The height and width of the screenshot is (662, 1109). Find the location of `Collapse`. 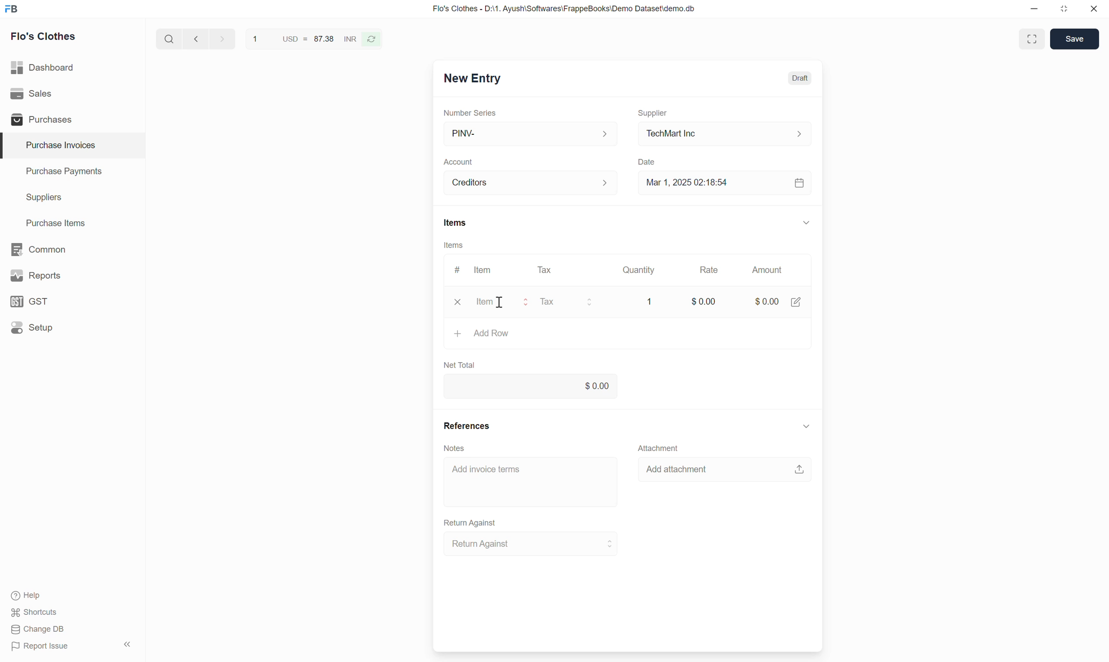

Collapse is located at coordinates (127, 644).